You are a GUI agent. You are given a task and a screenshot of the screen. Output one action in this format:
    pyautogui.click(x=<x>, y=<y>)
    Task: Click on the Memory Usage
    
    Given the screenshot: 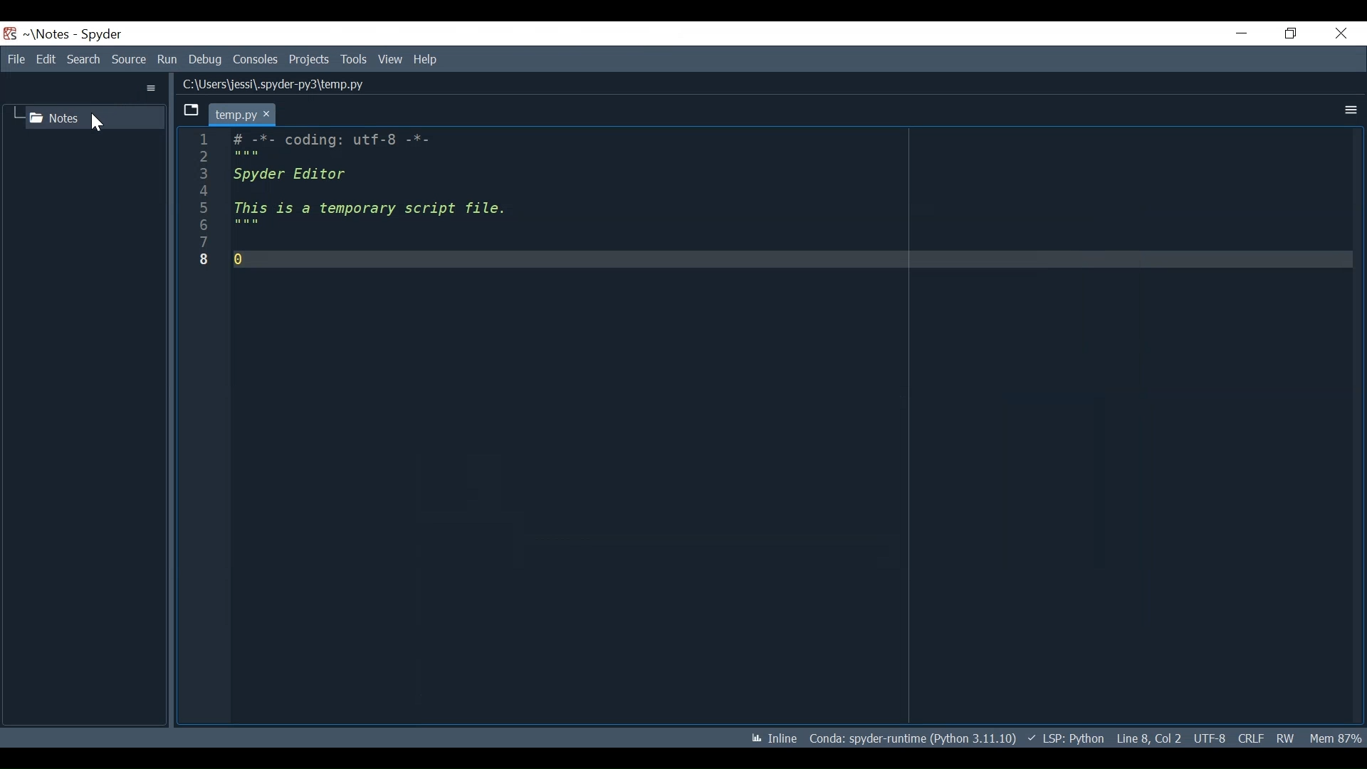 What is the action you would take?
    pyautogui.click(x=1332, y=736)
    